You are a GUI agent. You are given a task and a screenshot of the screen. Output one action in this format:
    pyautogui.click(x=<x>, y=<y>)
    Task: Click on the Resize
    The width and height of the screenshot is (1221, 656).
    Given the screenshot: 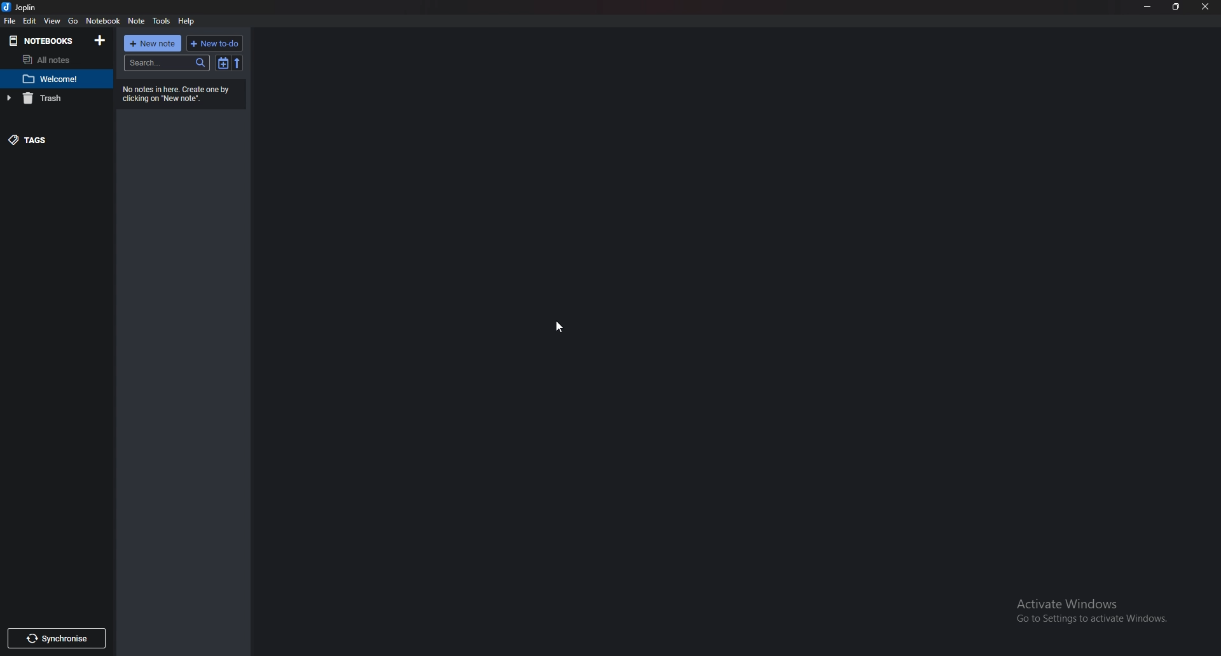 What is the action you would take?
    pyautogui.click(x=1177, y=7)
    